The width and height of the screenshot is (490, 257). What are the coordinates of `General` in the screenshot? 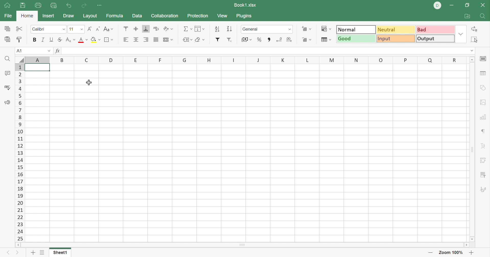 It's located at (253, 29).